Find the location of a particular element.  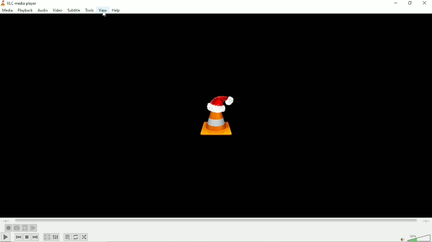

Total duration is located at coordinates (426, 221).